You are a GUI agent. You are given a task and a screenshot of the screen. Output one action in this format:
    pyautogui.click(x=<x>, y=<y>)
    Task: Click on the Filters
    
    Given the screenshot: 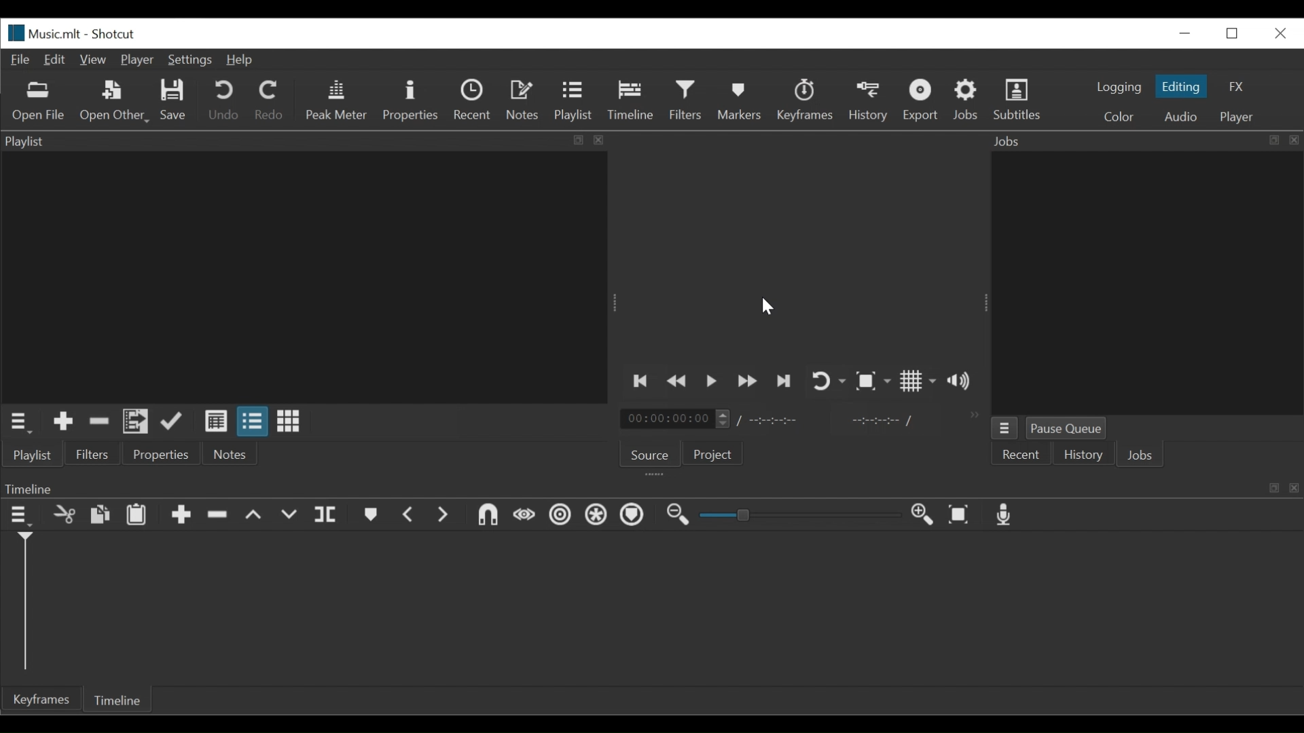 What is the action you would take?
    pyautogui.click(x=687, y=101)
    